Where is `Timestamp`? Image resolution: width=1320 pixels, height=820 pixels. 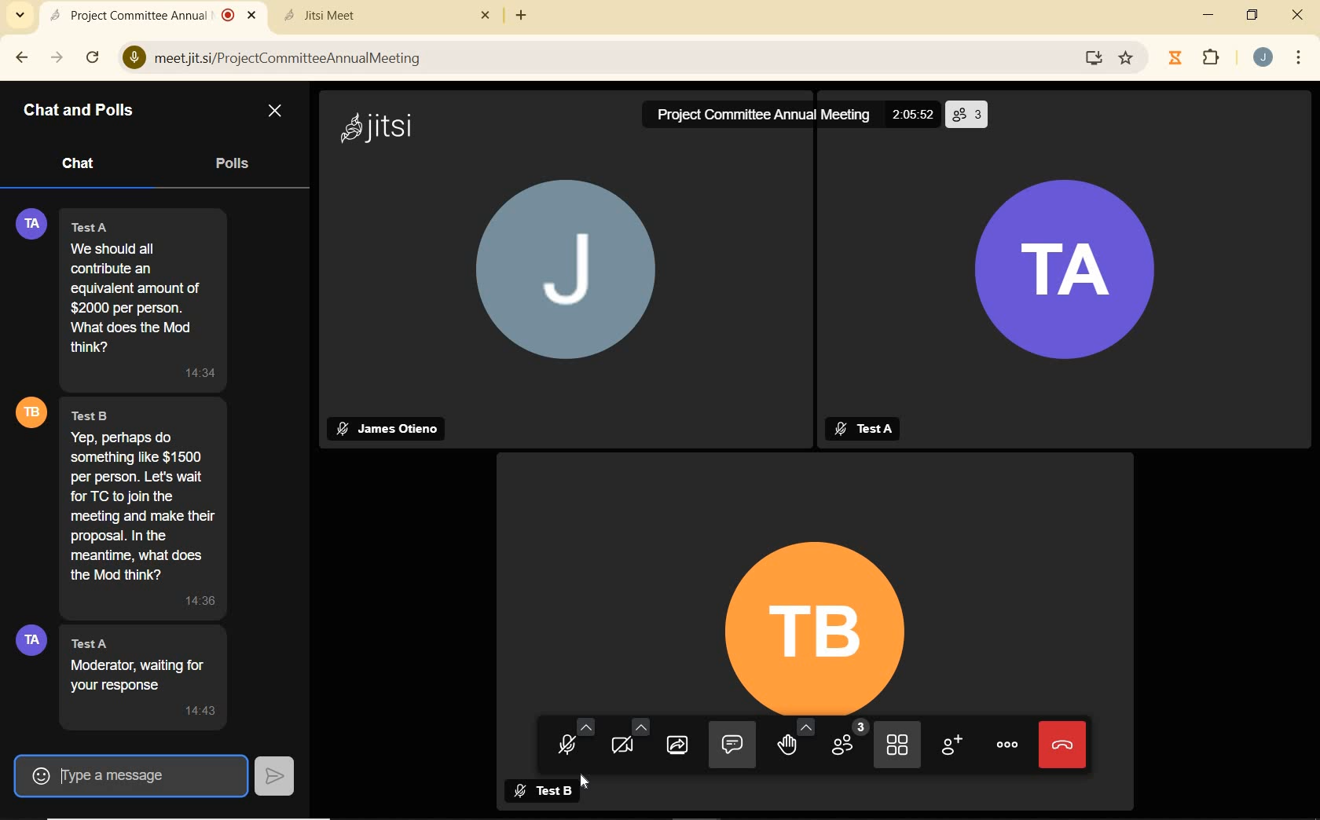
Timestamp is located at coordinates (189, 604).